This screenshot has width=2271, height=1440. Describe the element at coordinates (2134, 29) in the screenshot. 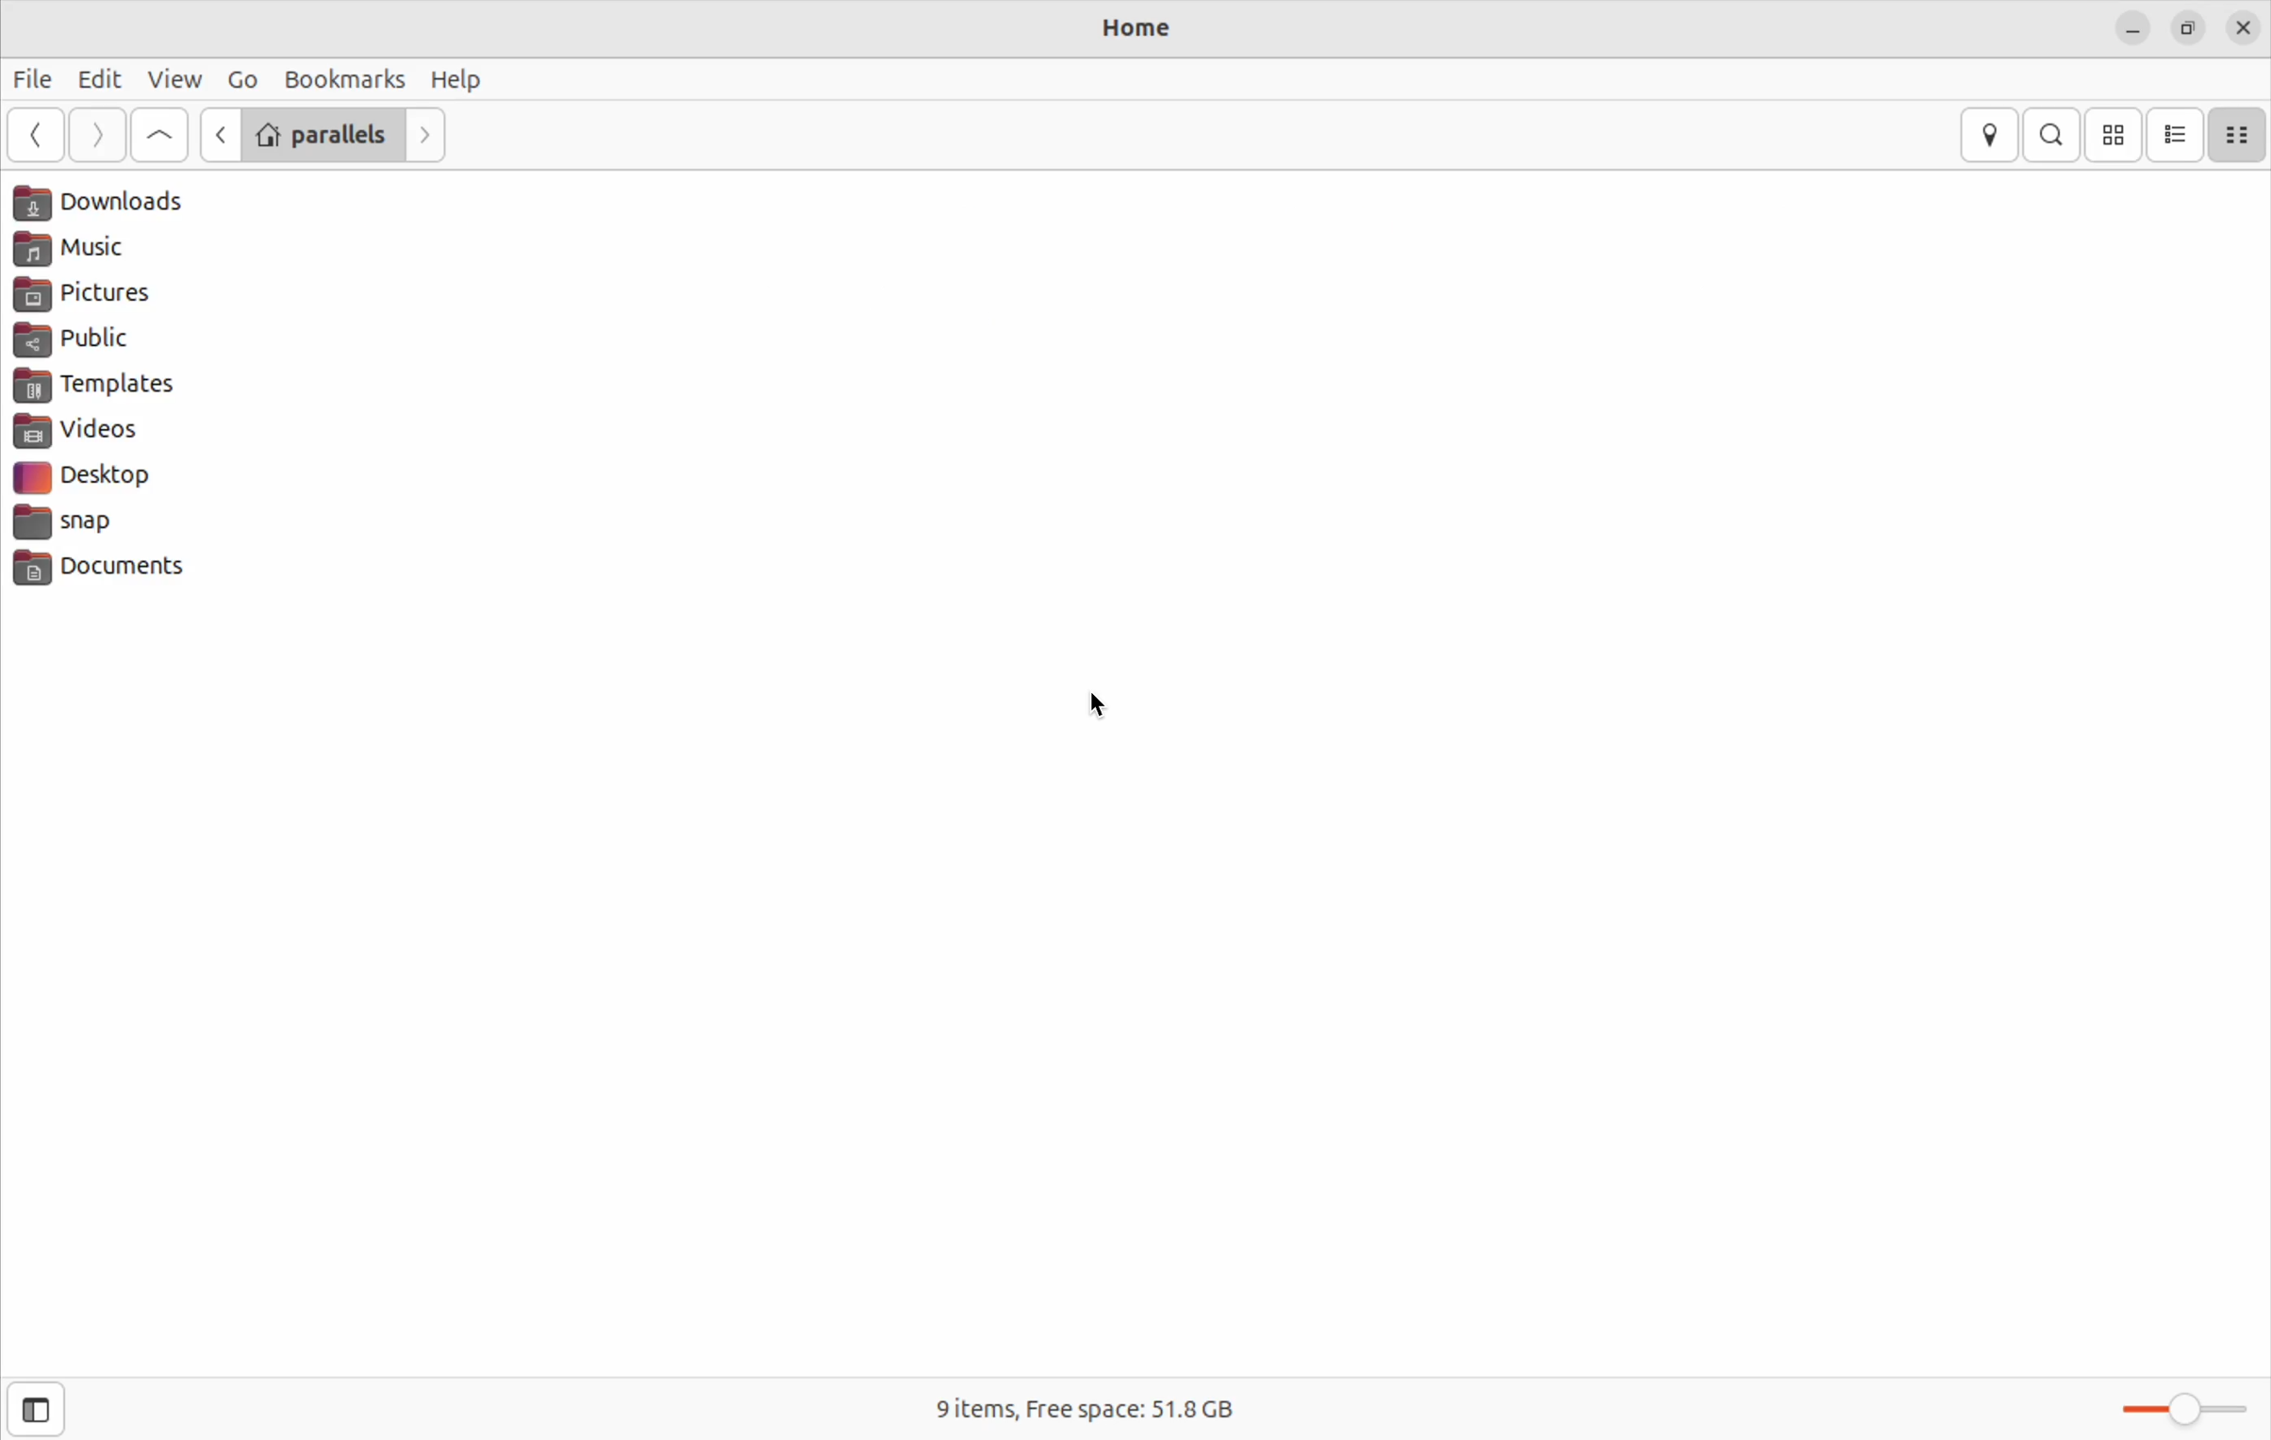

I see `minimize` at that location.